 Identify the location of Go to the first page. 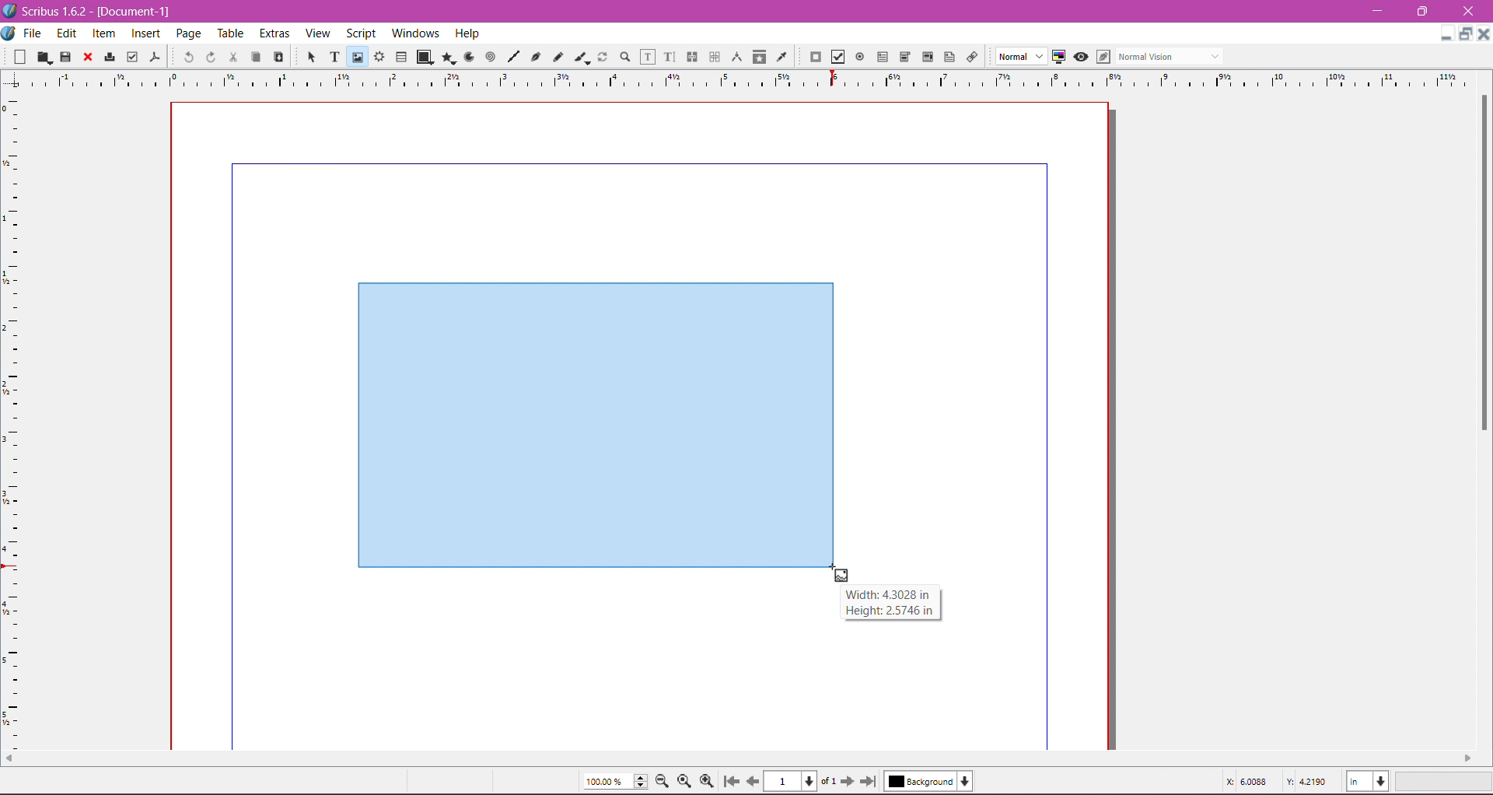
(733, 781).